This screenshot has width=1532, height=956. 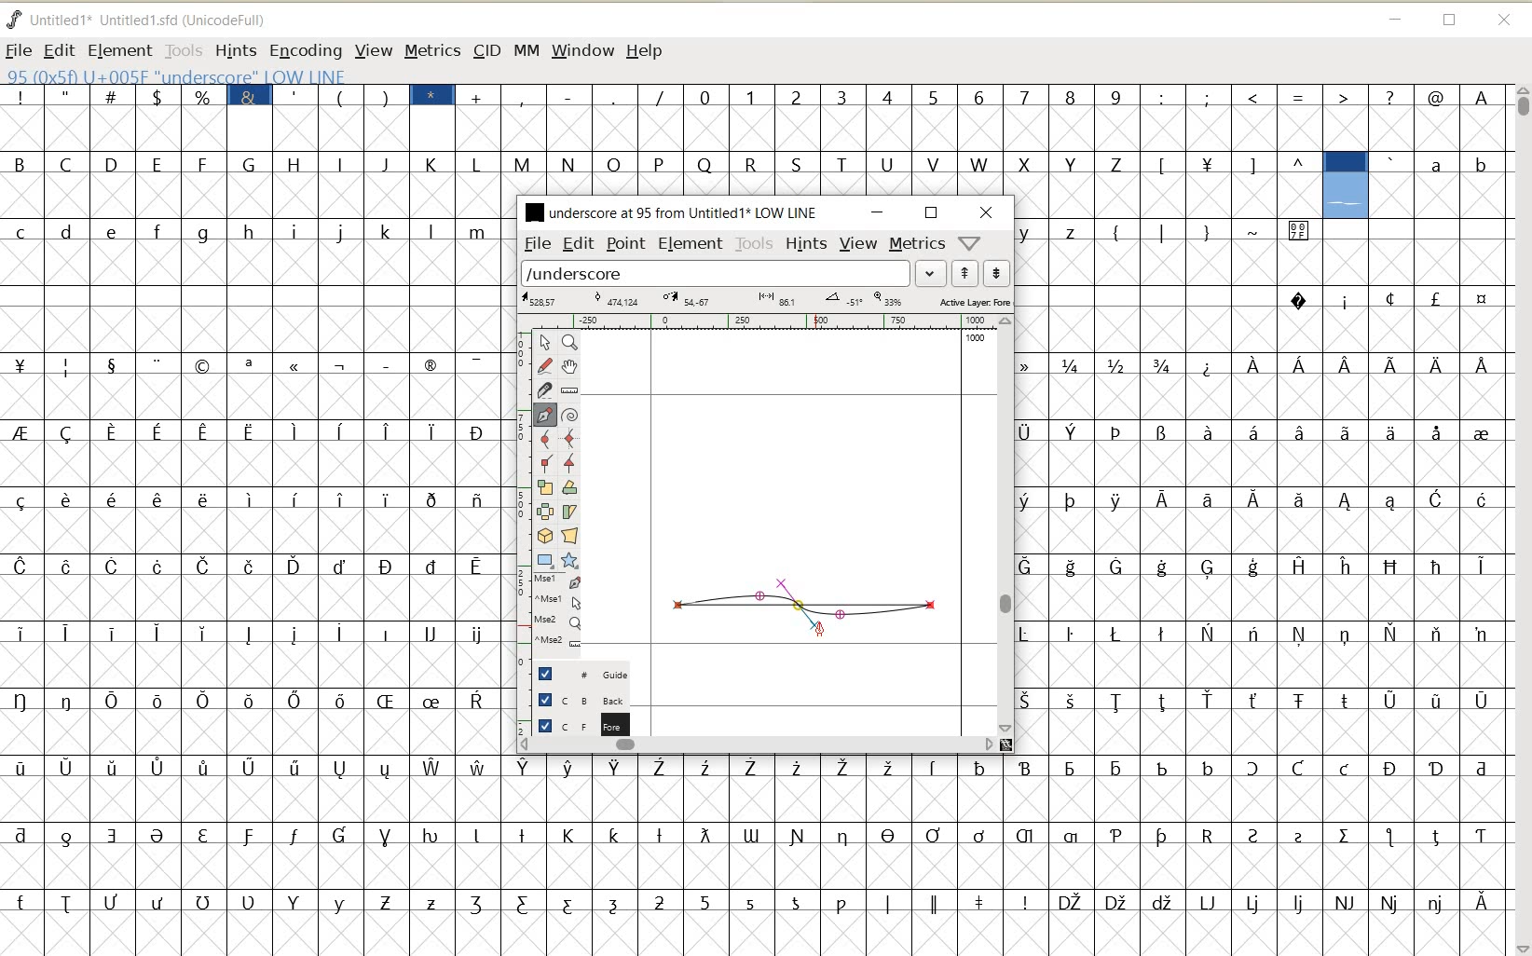 I want to click on add a curve point, so click(x=544, y=438).